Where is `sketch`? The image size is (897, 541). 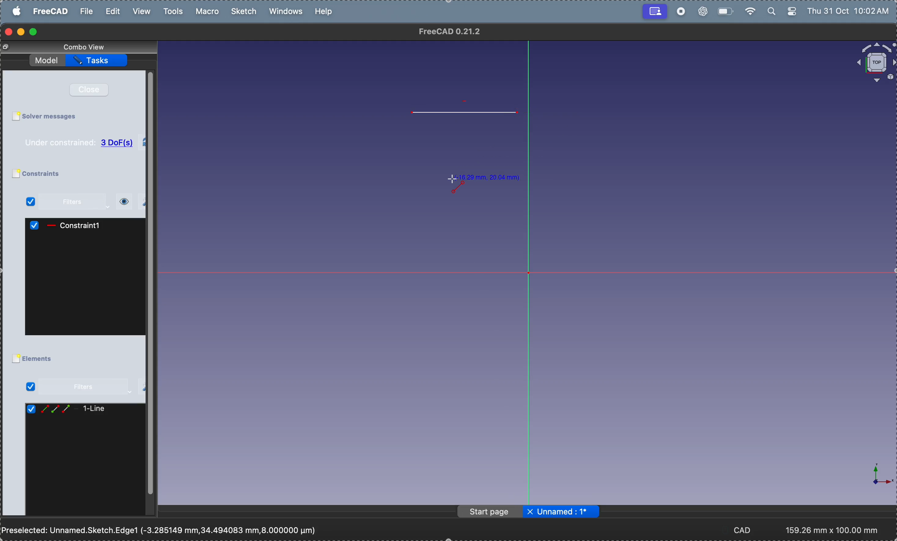 sketch is located at coordinates (245, 12).